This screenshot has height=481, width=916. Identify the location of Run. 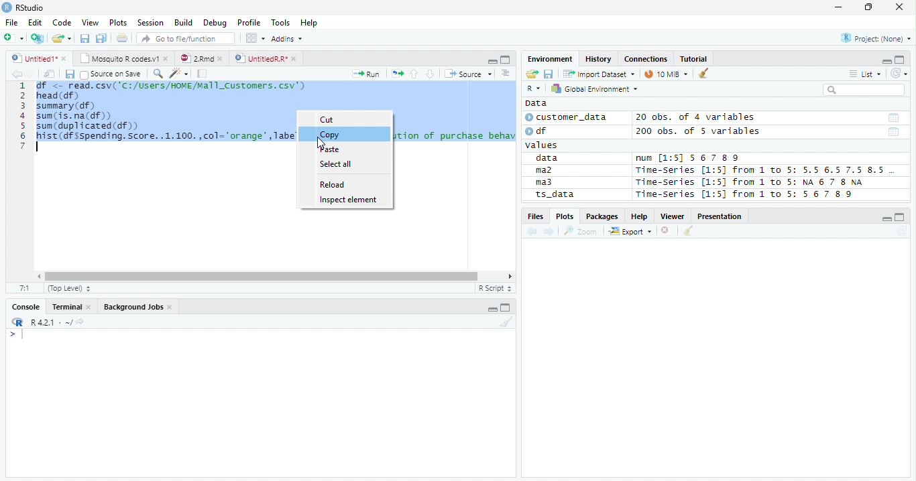
(367, 74).